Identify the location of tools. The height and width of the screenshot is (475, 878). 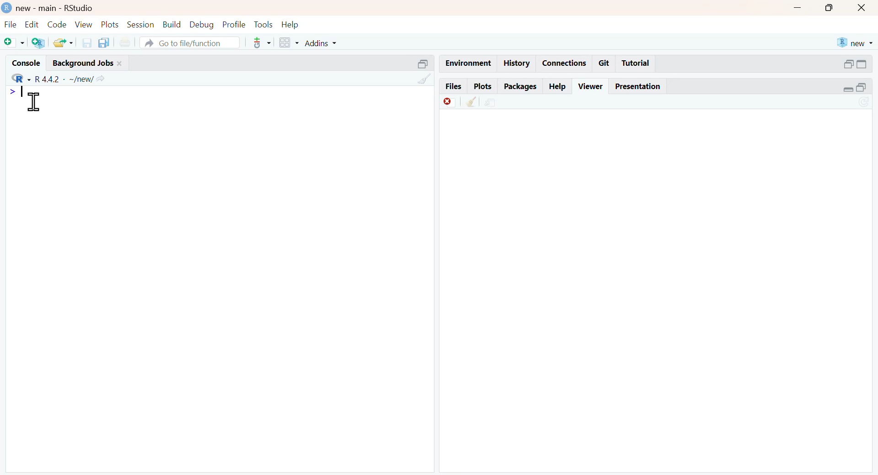
(263, 42).